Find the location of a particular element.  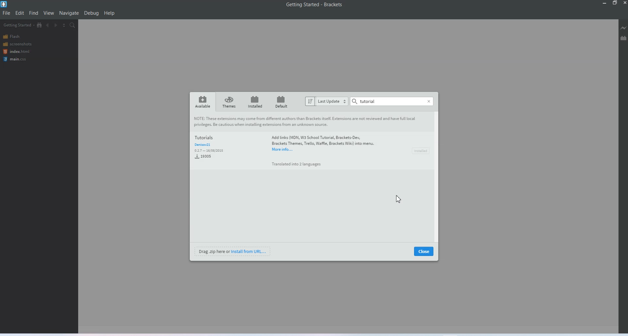

Close is located at coordinates (429, 101).